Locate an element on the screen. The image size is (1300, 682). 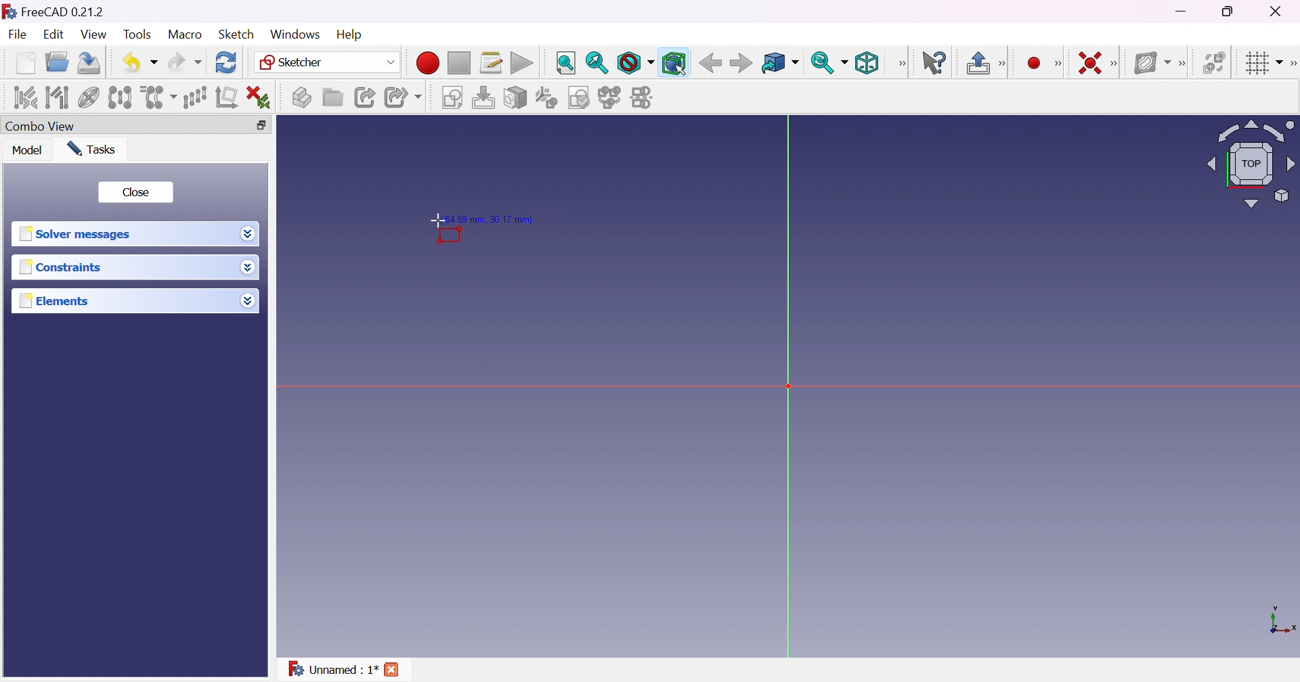
Combo view is located at coordinates (41, 126).